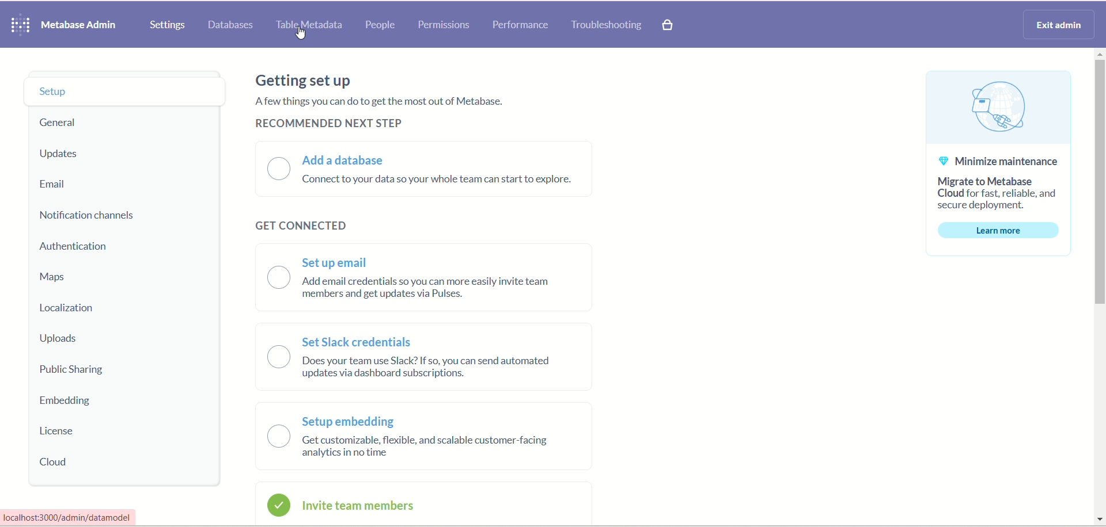 This screenshot has height=527, width=1106. What do you see at coordinates (437, 445) in the screenshot?
I see `get customizable, flexible, and scalable customer facing analytics in no time` at bounding box center [437, 445].